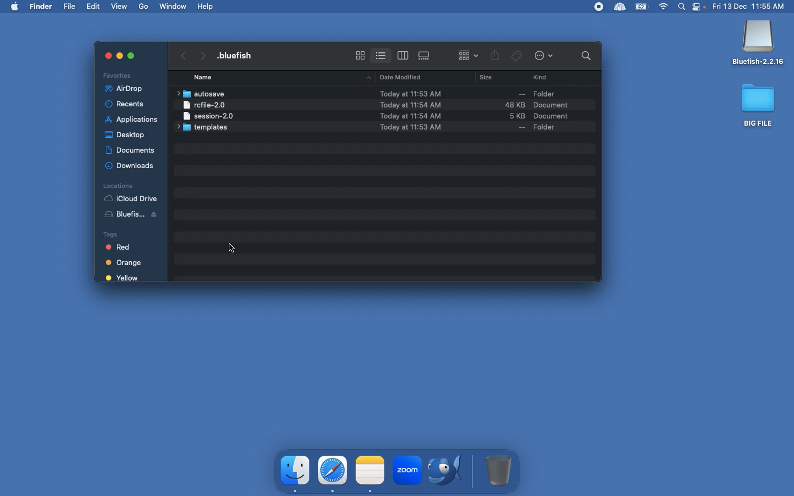 This screenshot has width=794, height=496. Describe the element at coordinates (206, 6) in the screenshot. I see `Help` at that location.